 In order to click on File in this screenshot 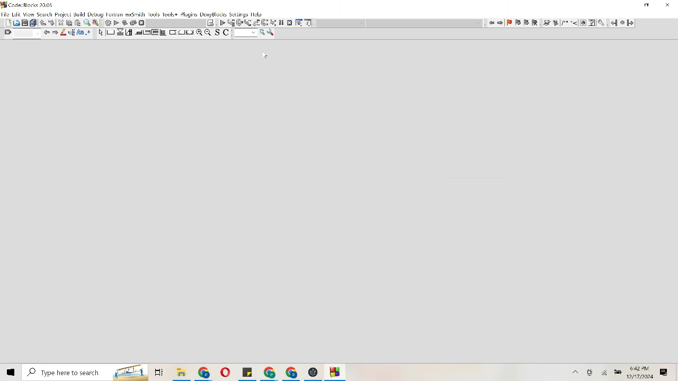, I will do `click(269, 372)`.